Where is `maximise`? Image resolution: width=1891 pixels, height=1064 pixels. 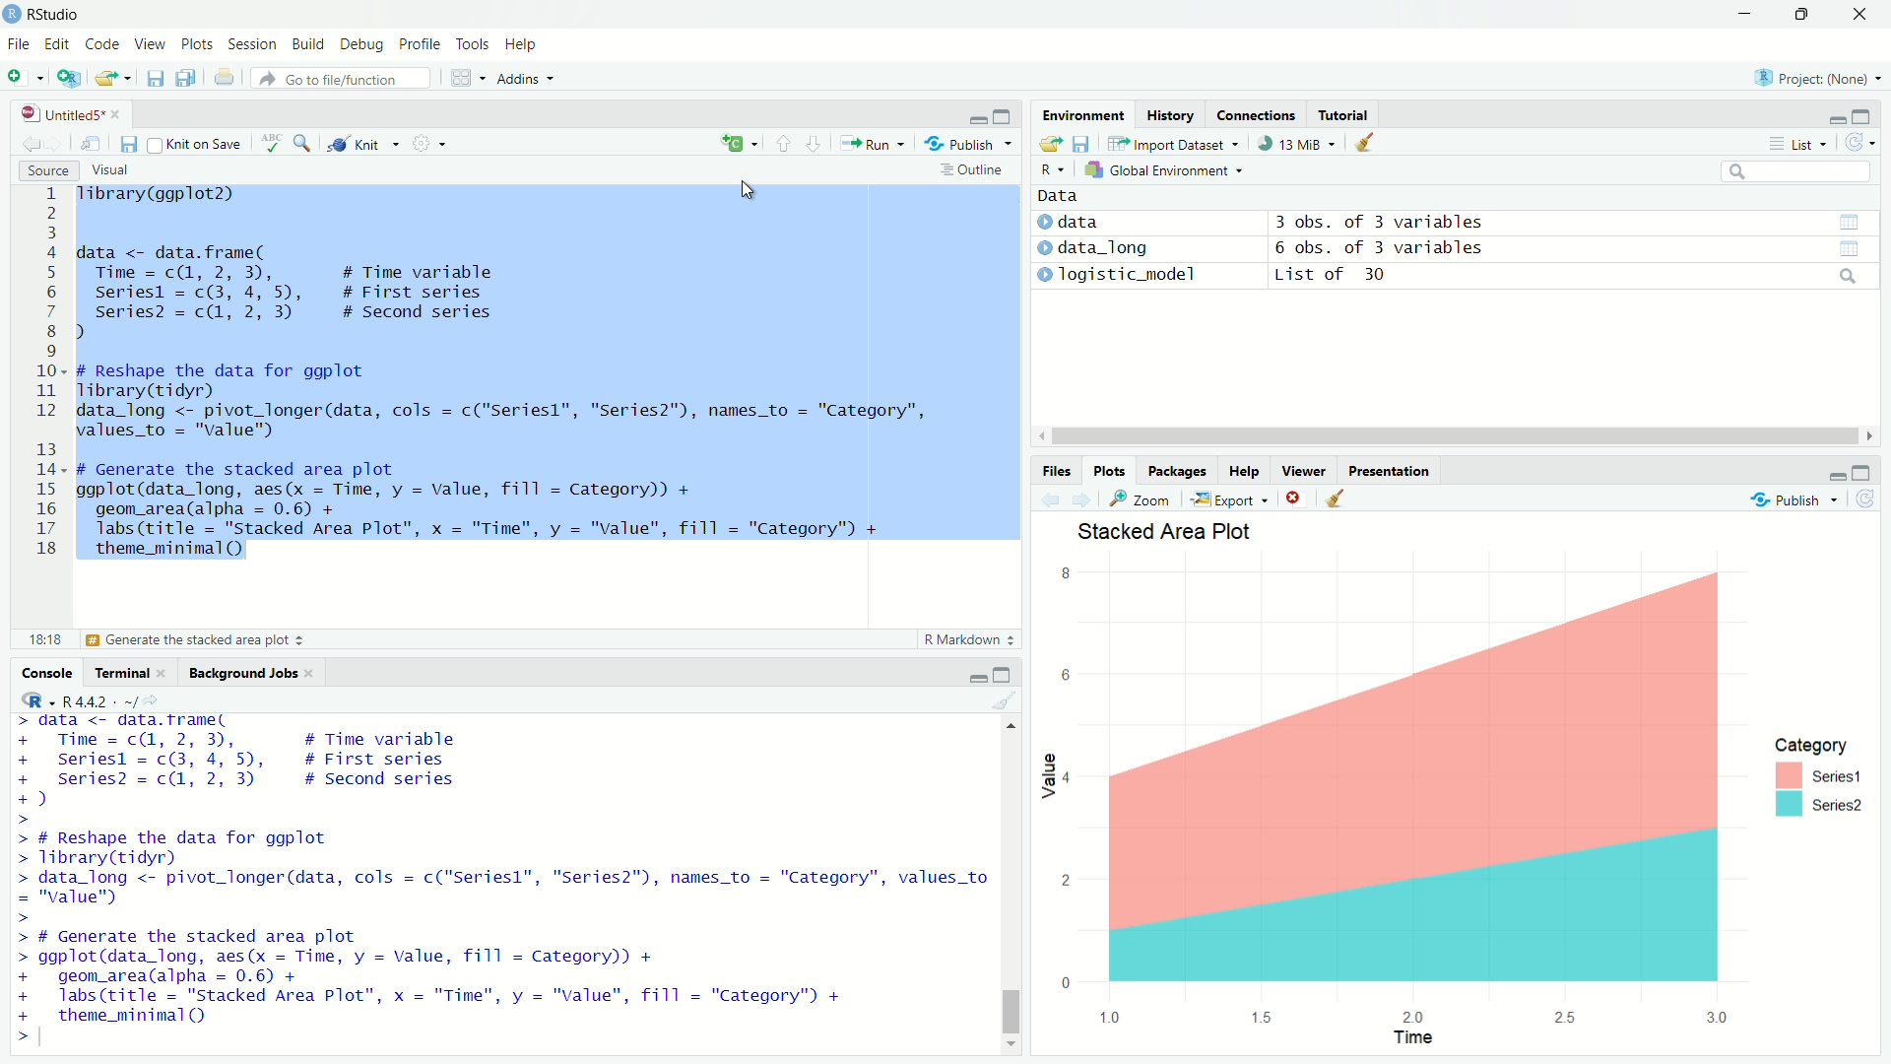
maximise is located at coordinates (1862, 114).